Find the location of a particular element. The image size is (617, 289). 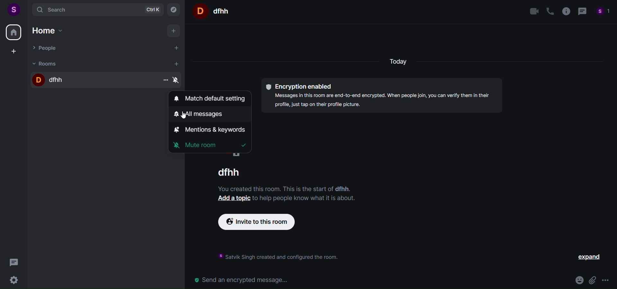

add is located at coordinates (173, 32).